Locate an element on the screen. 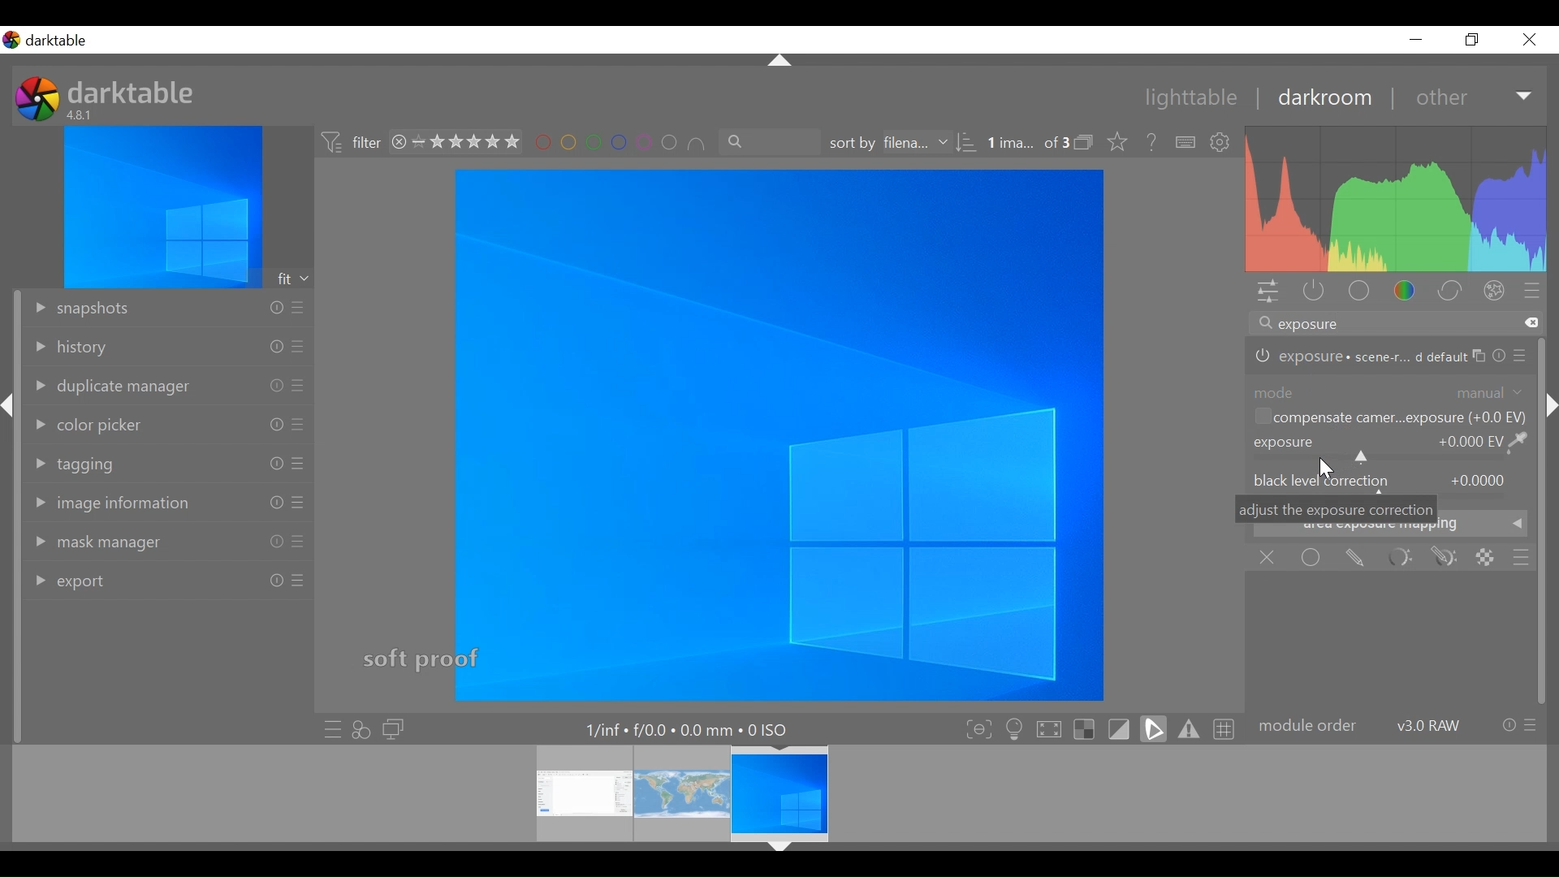 The image size is (1559, 877). other is located at coordinates (1440, 98).